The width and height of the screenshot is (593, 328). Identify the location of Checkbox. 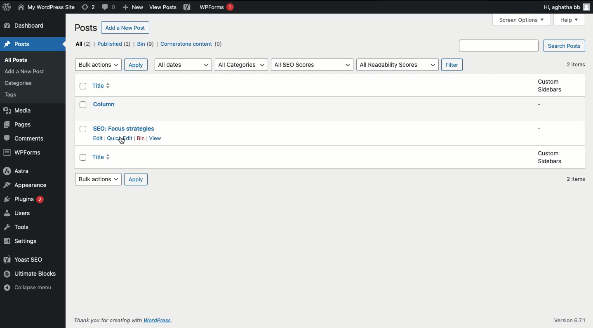
(84, 158).